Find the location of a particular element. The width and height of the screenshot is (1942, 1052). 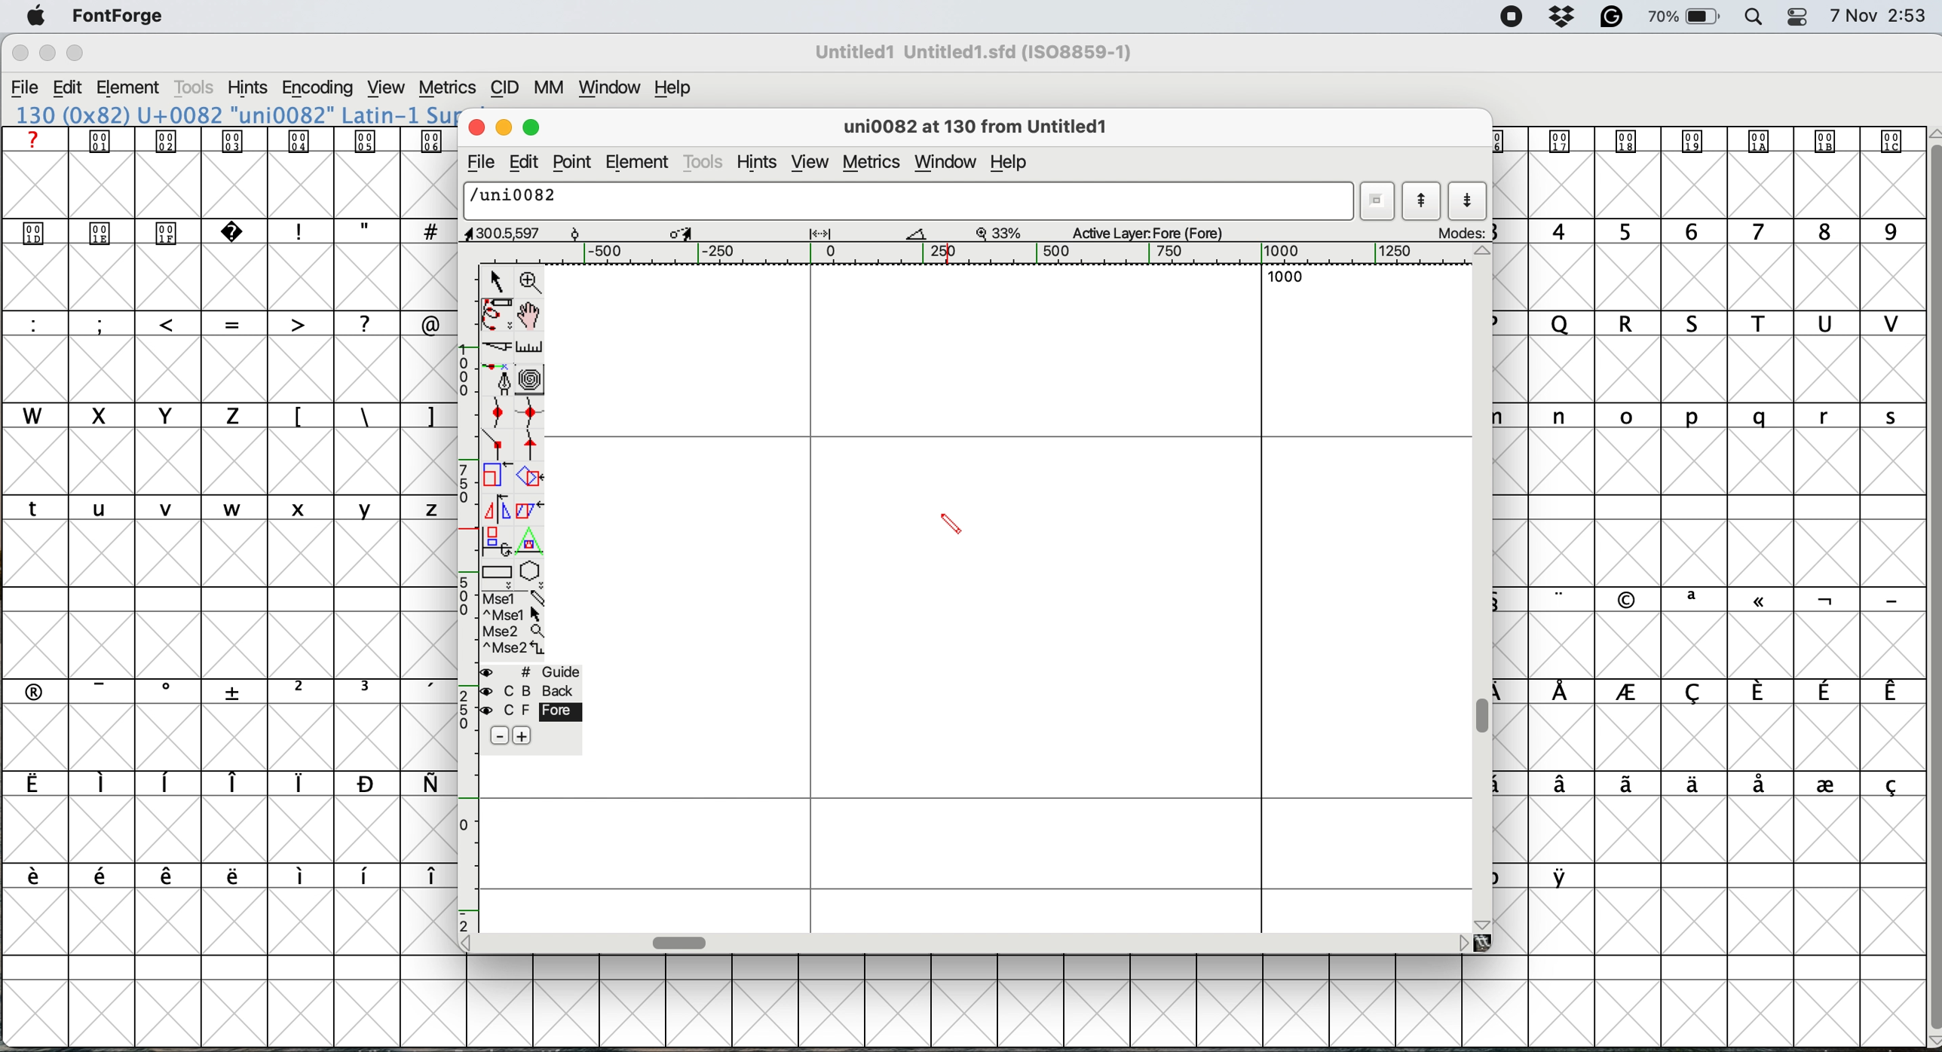

add a curve point horizontally or vertically is located at coordinates (535, 416).